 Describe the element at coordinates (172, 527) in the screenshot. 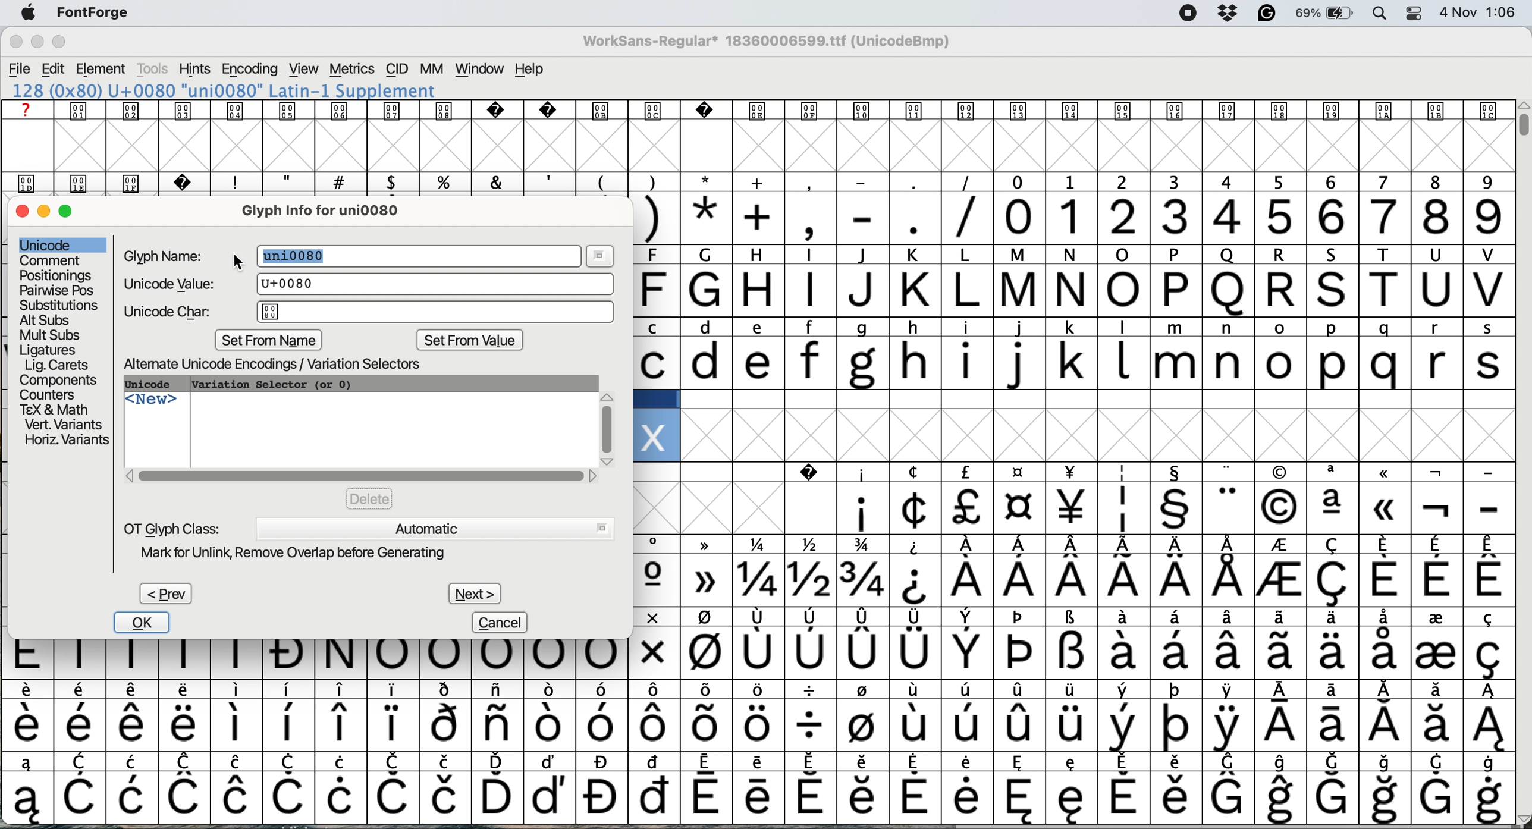

I see `ot glyph class` at that location.